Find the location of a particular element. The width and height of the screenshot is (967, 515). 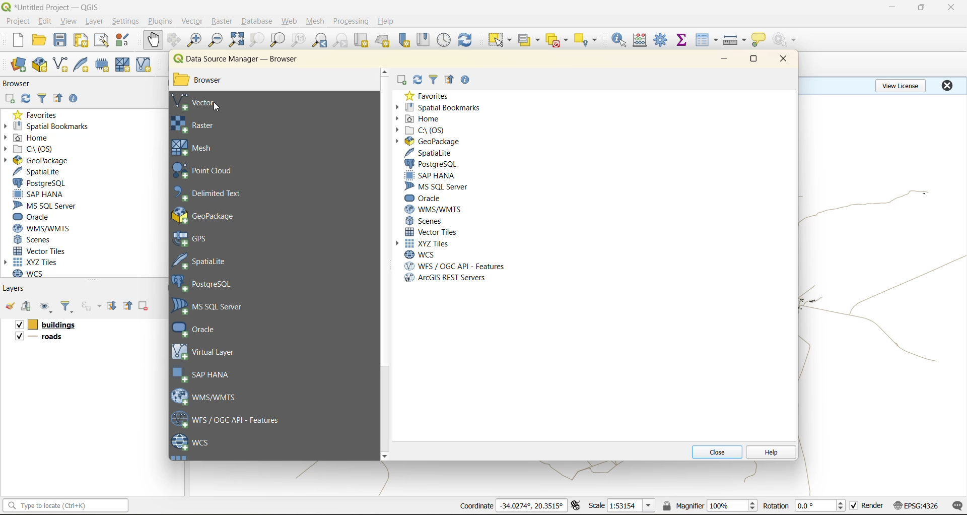

spatial bookmarks is located at coordinates (441, 106).